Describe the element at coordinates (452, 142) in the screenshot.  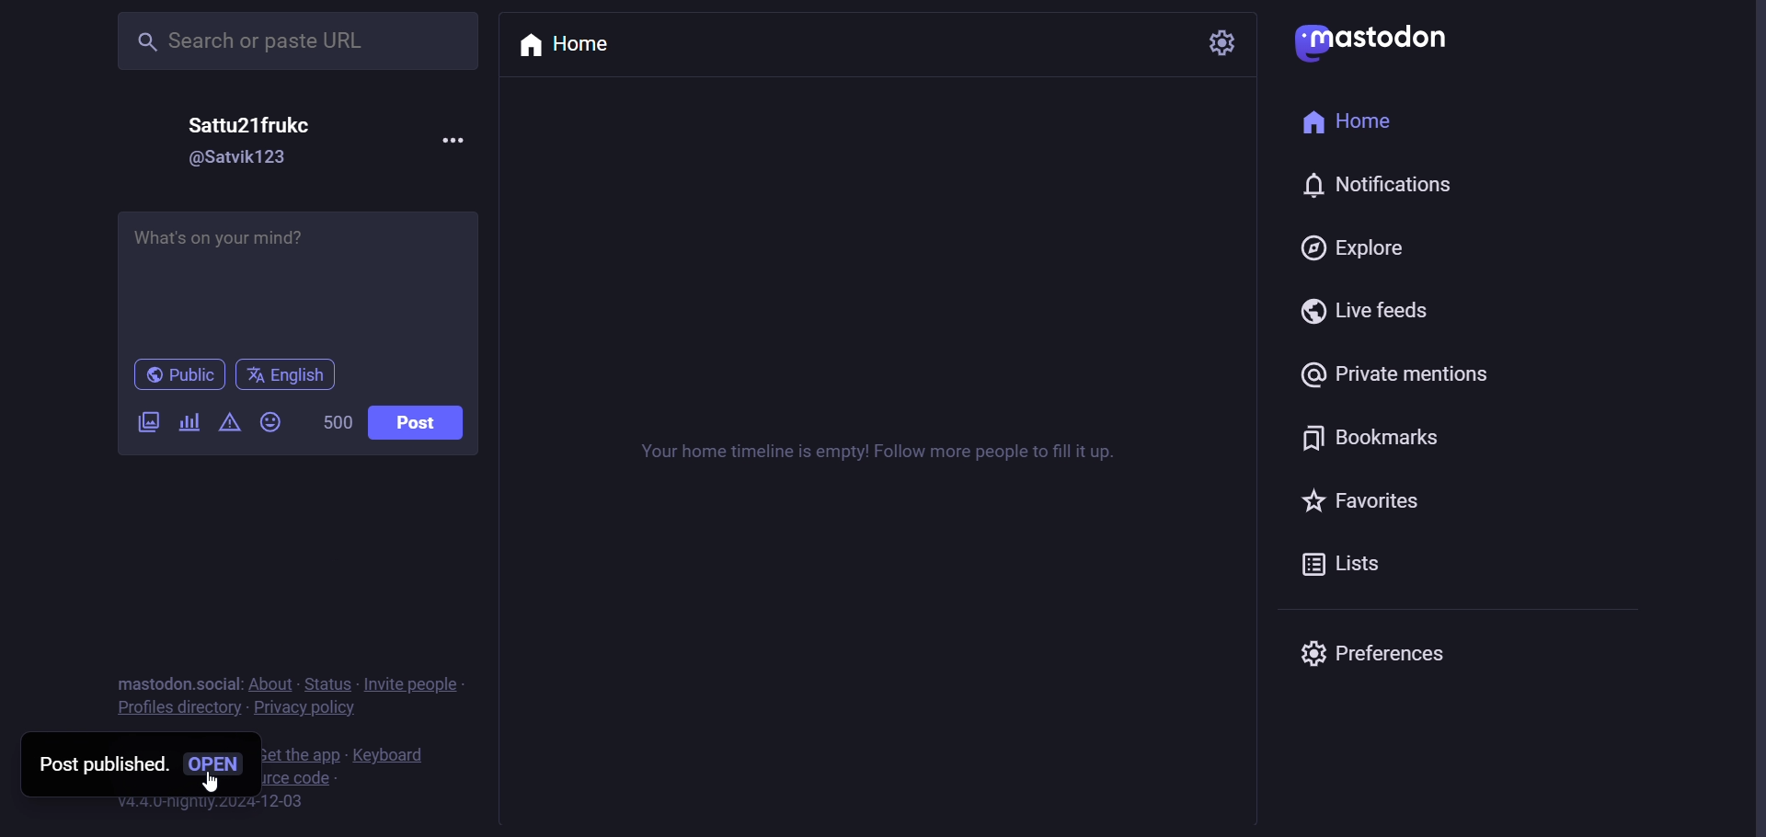
I see `more` at that location.